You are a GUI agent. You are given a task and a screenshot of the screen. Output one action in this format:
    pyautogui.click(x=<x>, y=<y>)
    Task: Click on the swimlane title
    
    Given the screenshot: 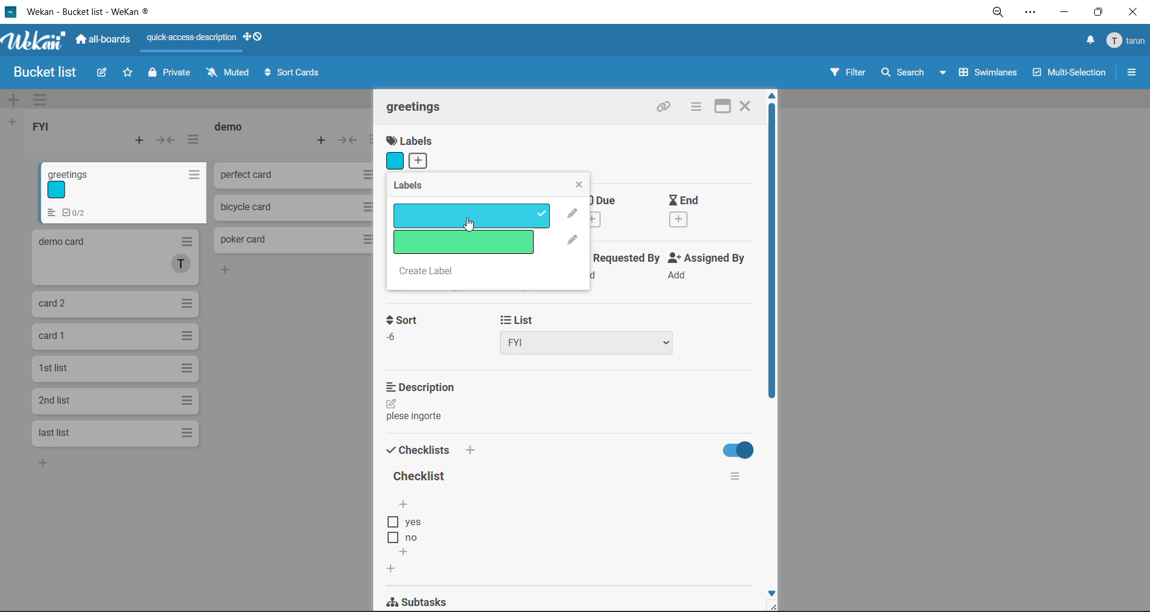 What is the action you would take?
    pyautogui.click(x=577, y=99)
    